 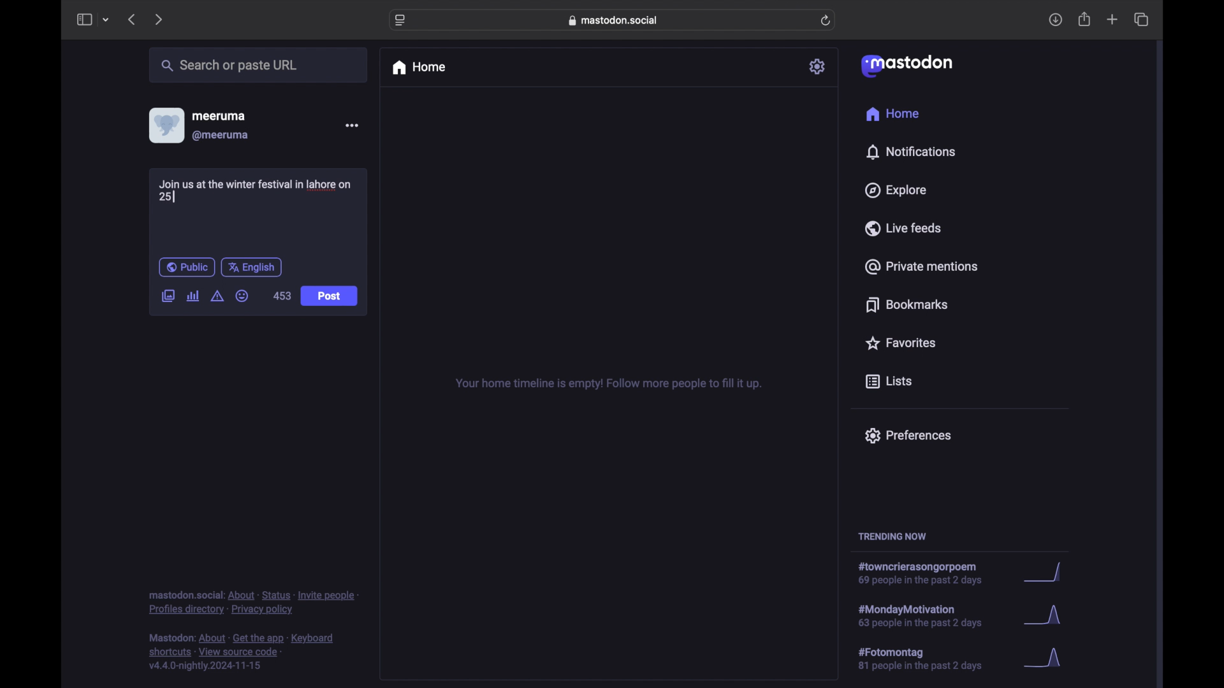 I want to click on settings, so click(x=819, y=66).